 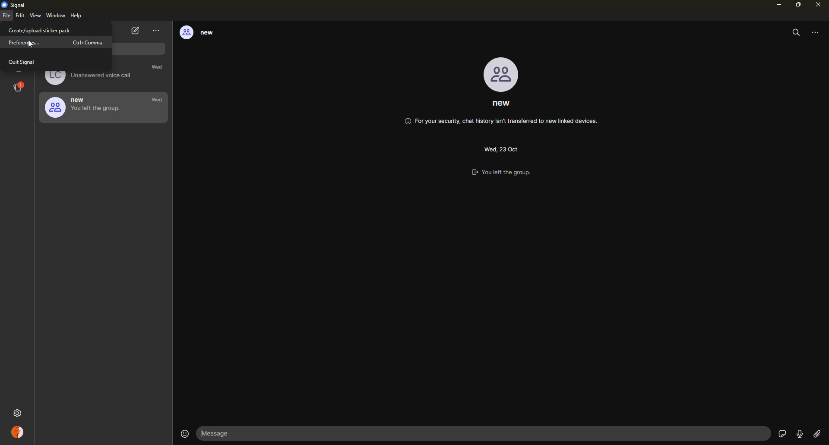 I want to click on new, so click(x=501, y=105).